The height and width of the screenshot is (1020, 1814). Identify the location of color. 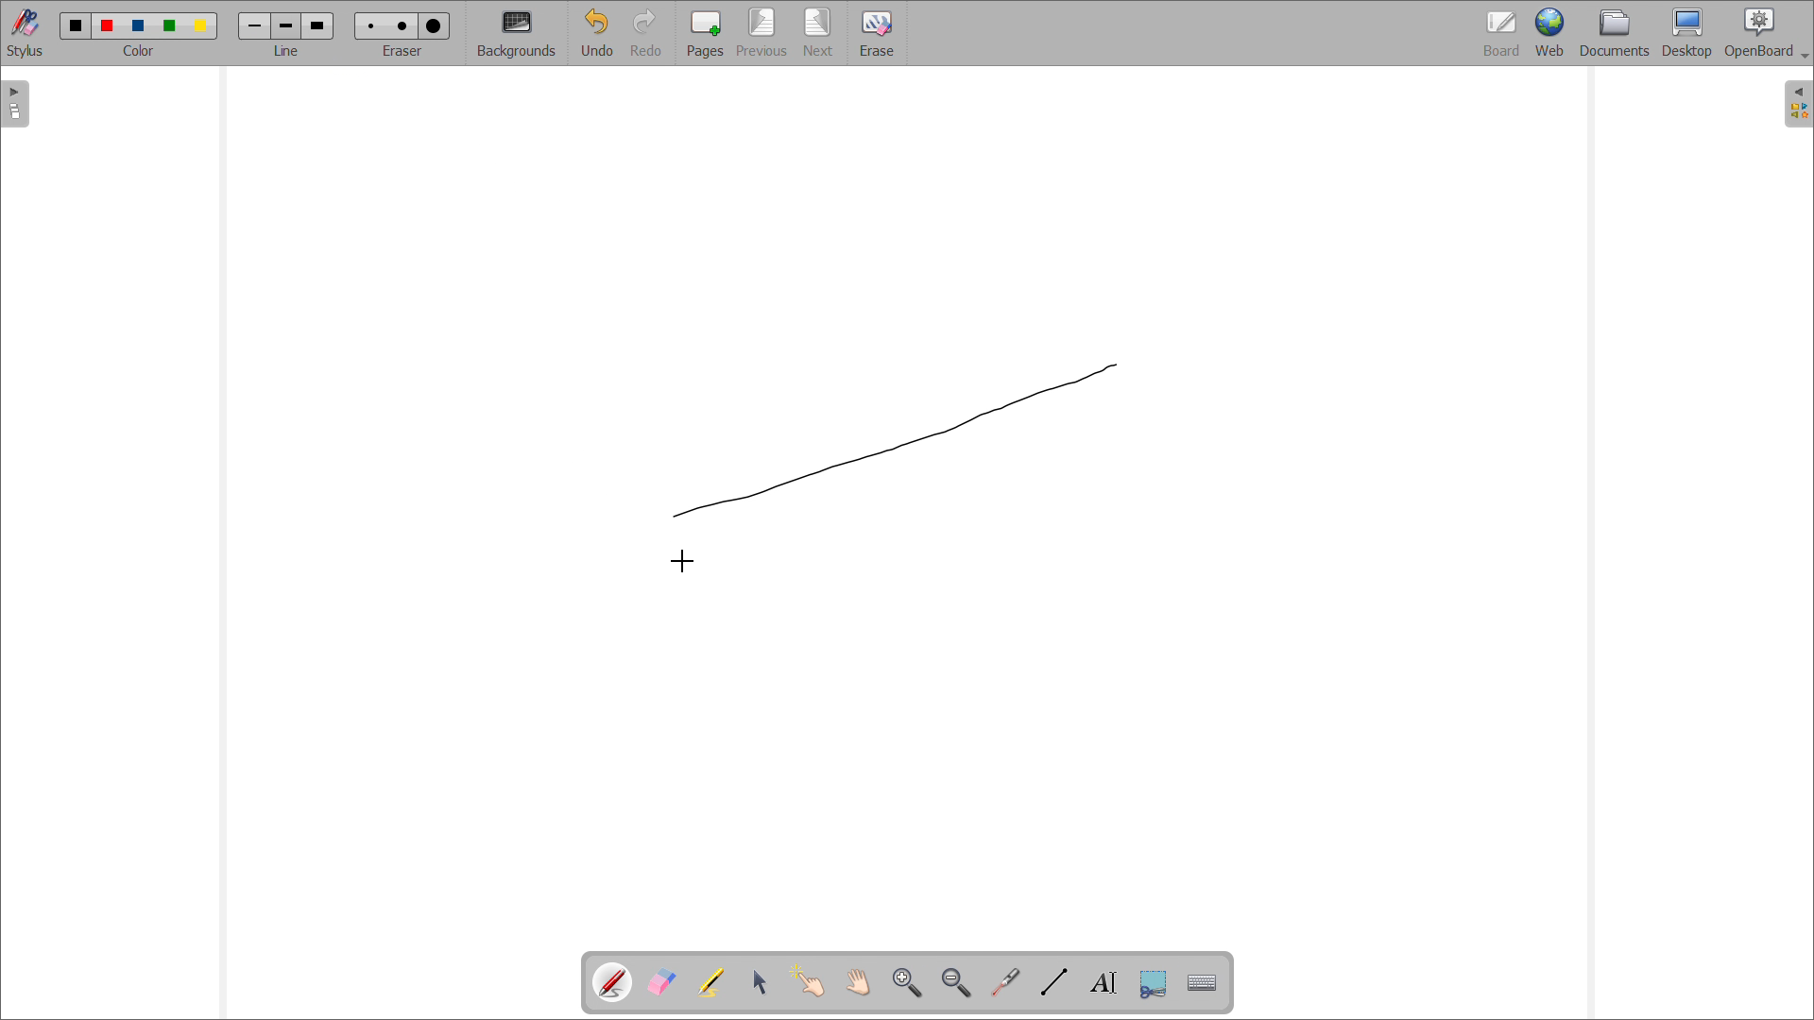
(110, 25).